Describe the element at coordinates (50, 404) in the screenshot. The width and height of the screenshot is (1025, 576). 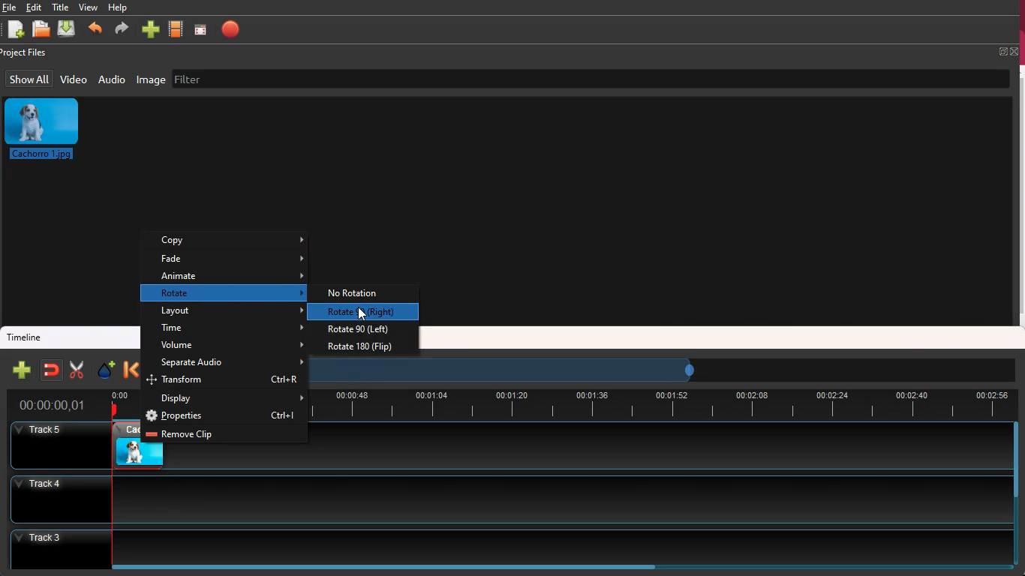
I see `time` at that location.